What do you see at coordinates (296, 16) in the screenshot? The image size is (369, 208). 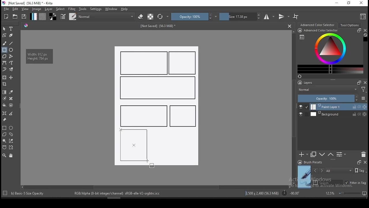 I see `wrap around mode` at bounding box center [296, 16].